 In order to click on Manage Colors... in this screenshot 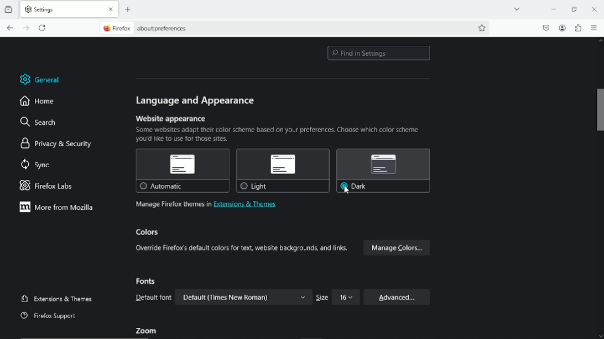, I will do `click(396, 248)`.